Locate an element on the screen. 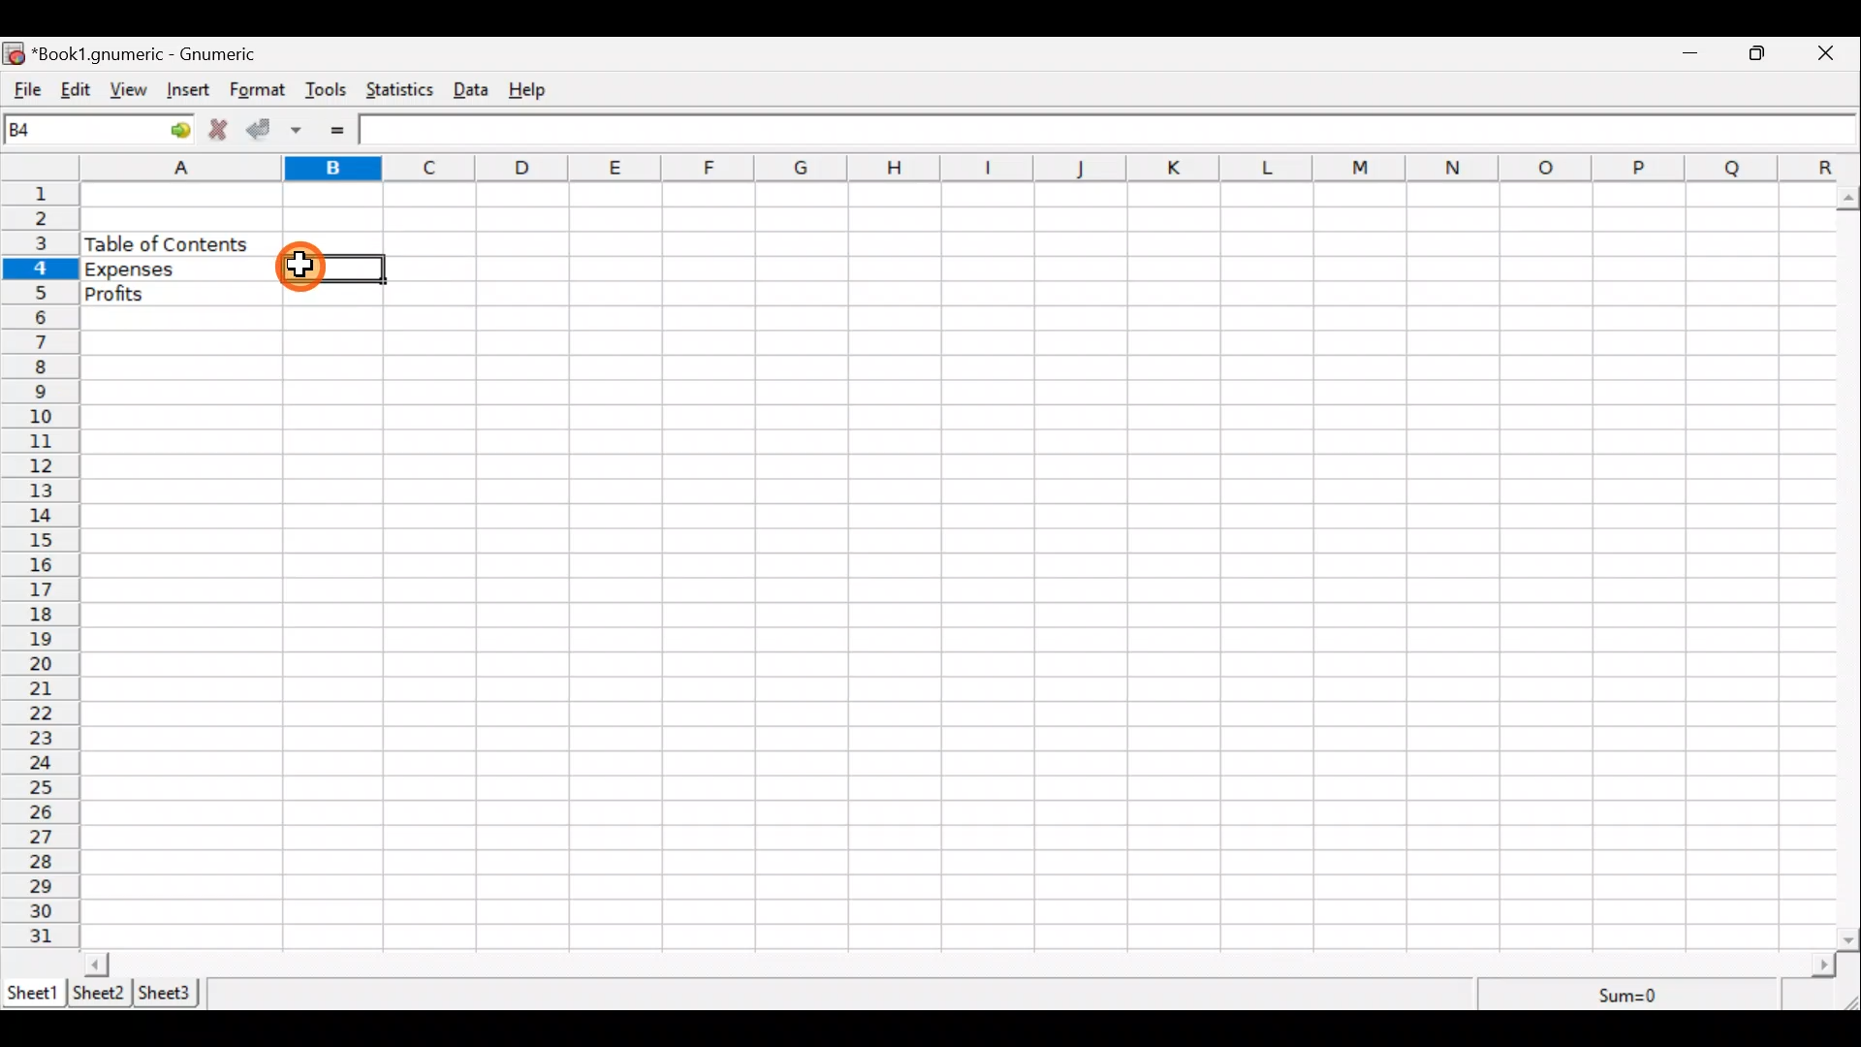 The height and width of the screenshot is (1047, 1861). Formula bar is located at coordinates (1106, 128).